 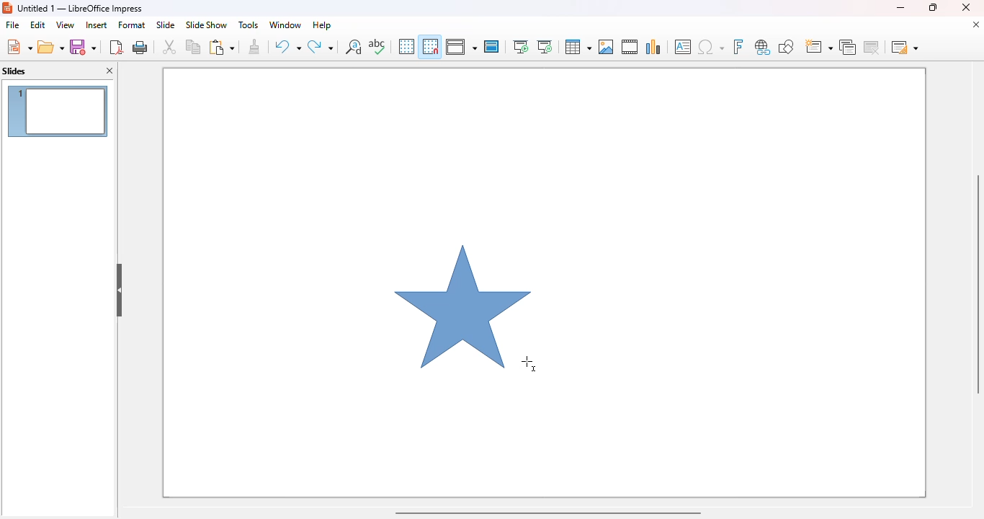 What do you see at coordinates (905, 47) in the screenshot?
I see `slide layout` at bounding box center [905, 47].